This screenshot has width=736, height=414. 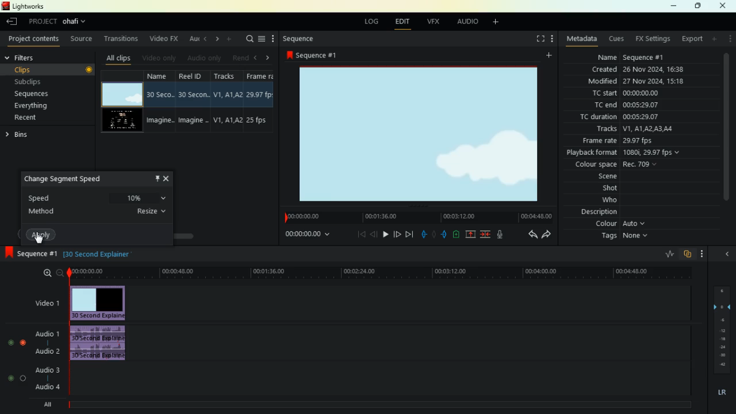 I want to click on button, so click(x=89, y=70).